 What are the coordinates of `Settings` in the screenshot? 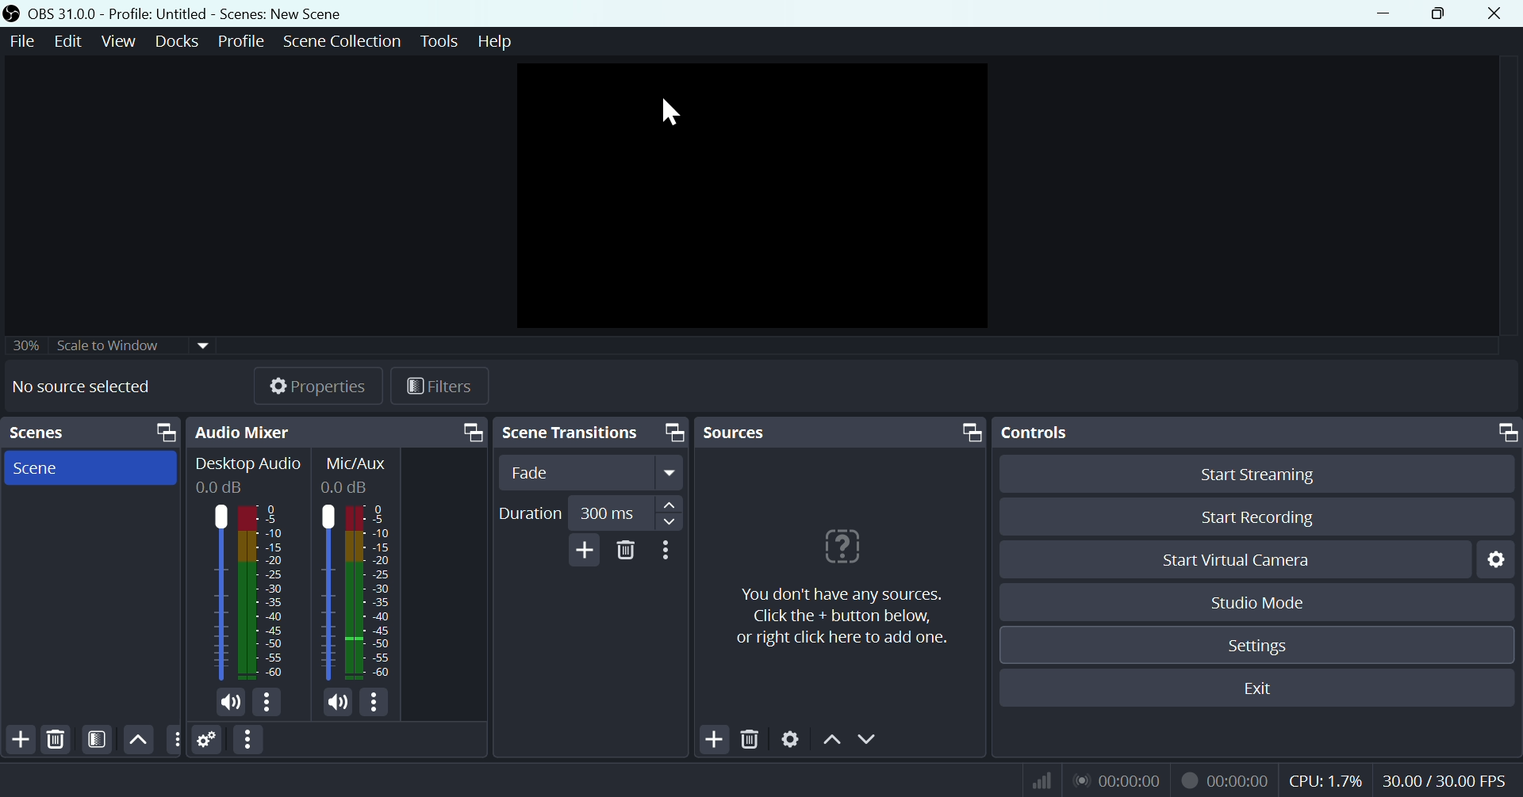 It's located at (207, 739).